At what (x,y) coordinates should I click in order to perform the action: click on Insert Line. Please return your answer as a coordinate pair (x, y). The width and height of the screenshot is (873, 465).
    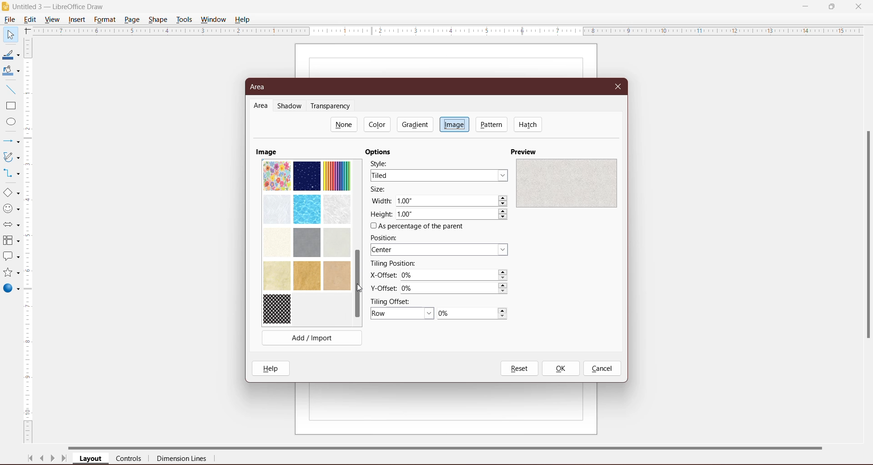
    Looking at the image, I should click on (10, 89).